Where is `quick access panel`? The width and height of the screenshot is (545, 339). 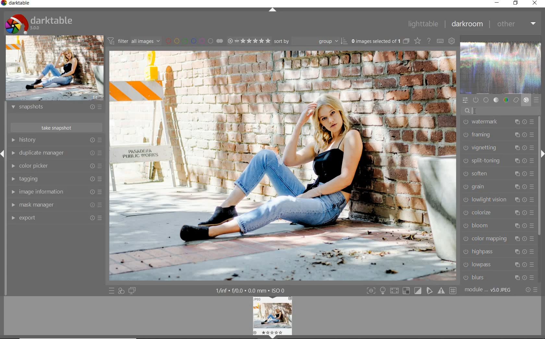 quick access panel is located at coordinates (465, 100).